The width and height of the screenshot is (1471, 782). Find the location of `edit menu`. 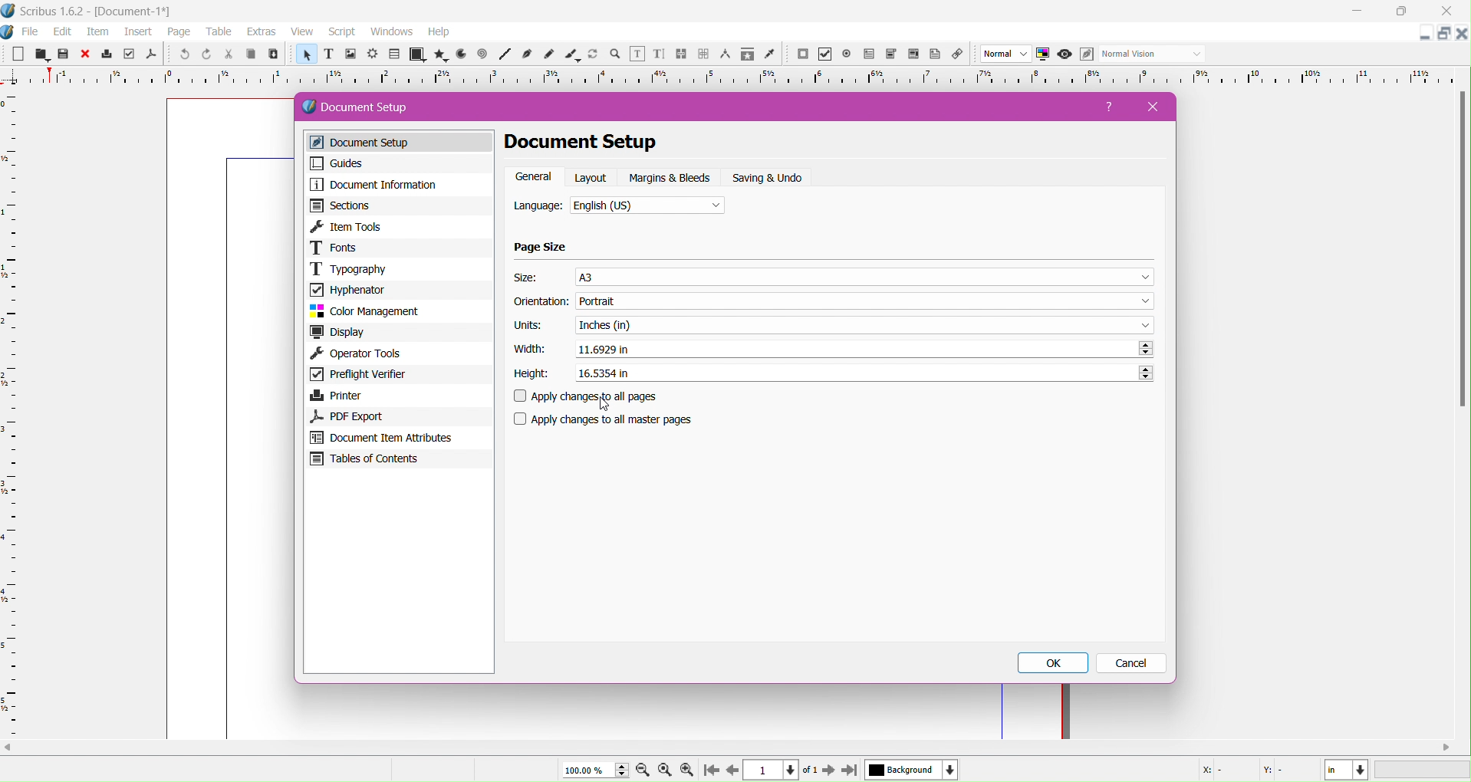

edit menu is located at coordinates (63, 32).